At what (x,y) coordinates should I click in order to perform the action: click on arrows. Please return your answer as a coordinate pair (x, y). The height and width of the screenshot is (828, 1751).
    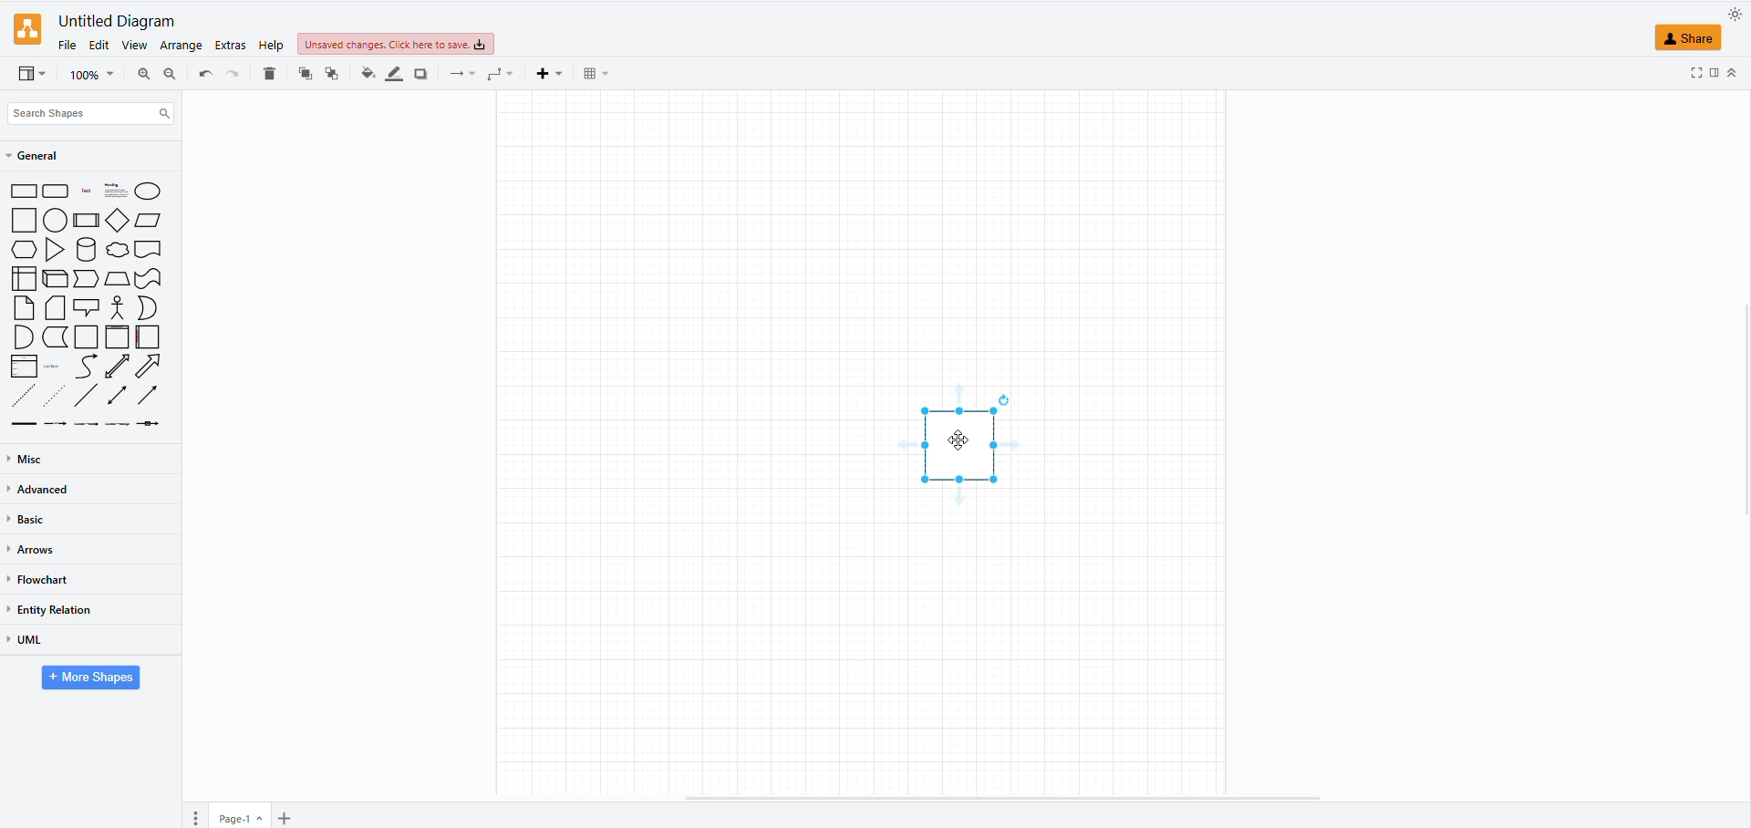
    Looking at the image, I should click on (33, 551).